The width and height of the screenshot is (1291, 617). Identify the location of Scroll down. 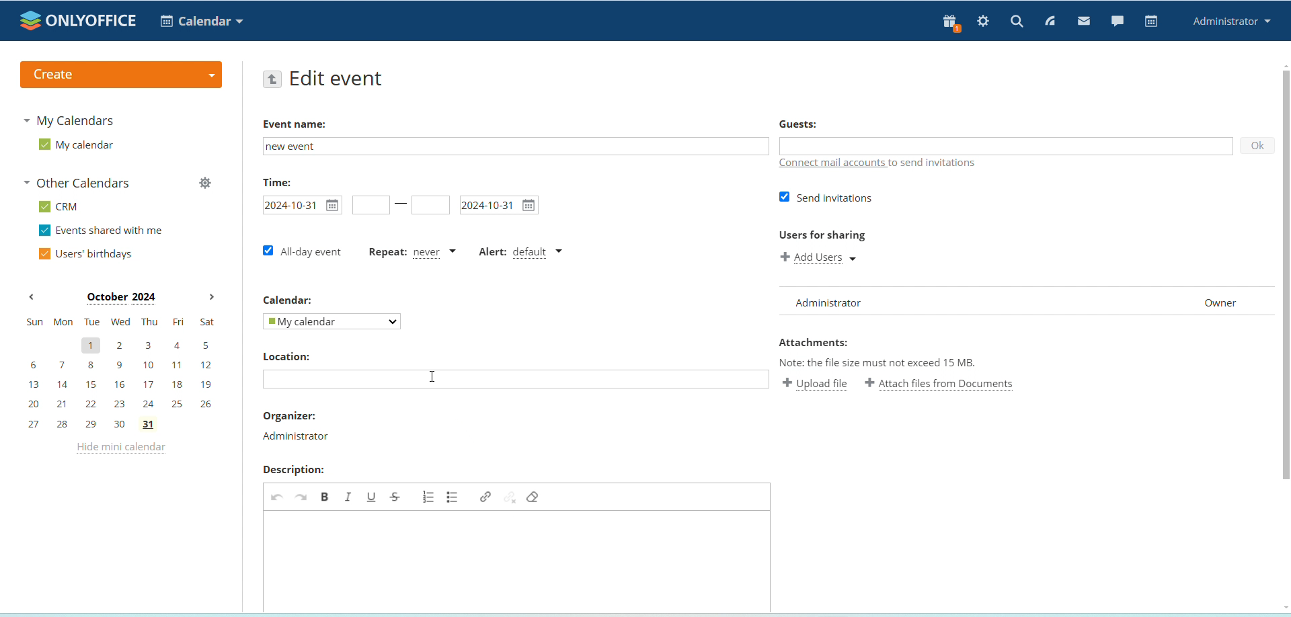
(1283, 608).